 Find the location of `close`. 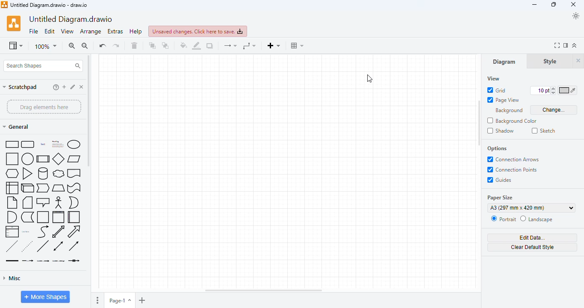

close is located at coordinates (573, 4).